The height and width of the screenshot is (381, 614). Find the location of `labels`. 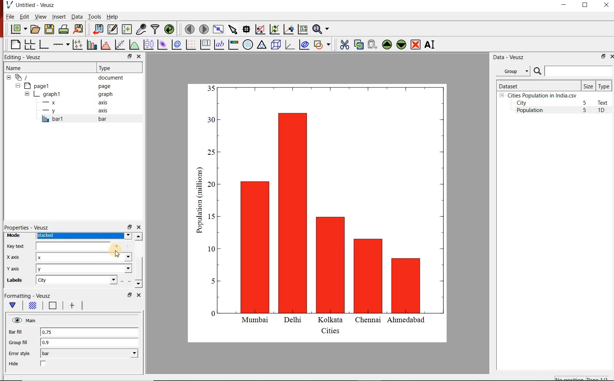

labels is located at coordinates (17, 281).